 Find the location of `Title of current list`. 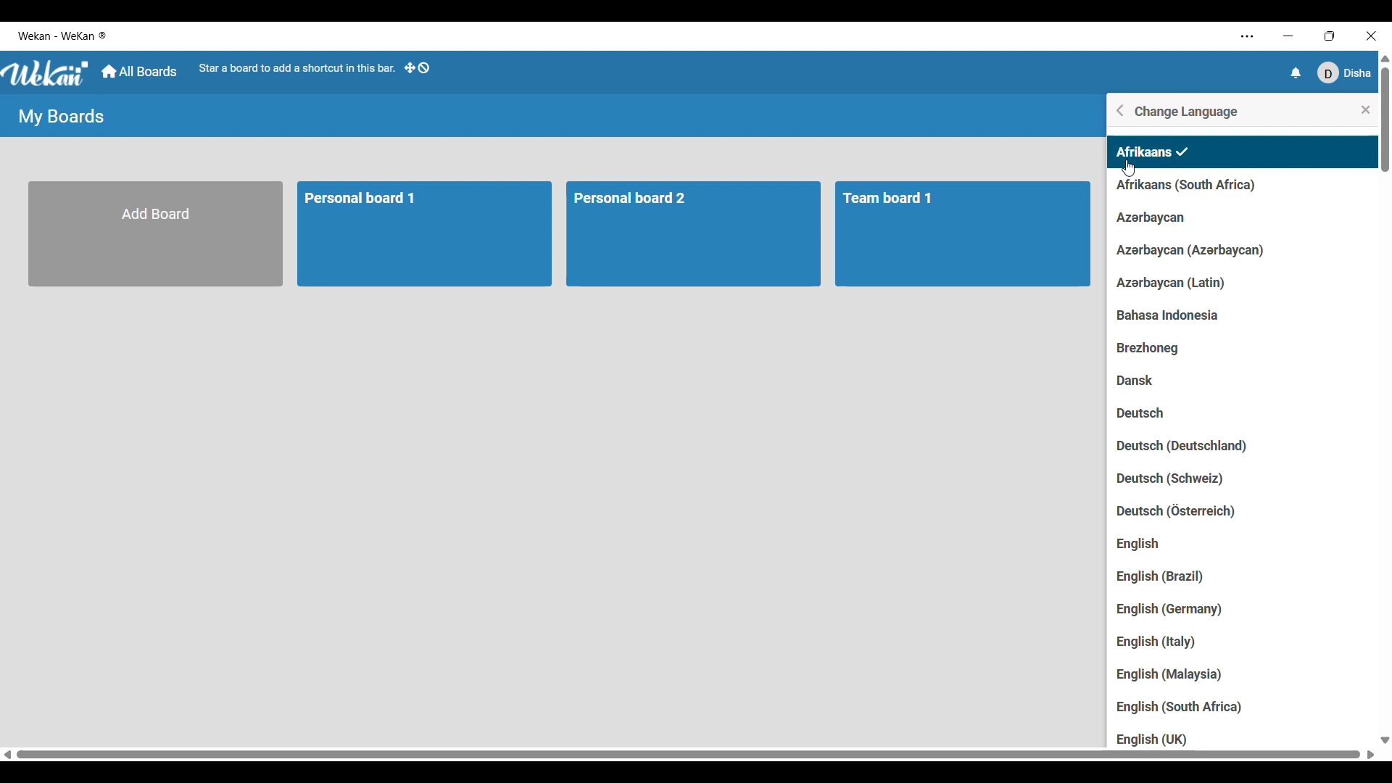

Title of current list is located at coordinates (1188, 112).